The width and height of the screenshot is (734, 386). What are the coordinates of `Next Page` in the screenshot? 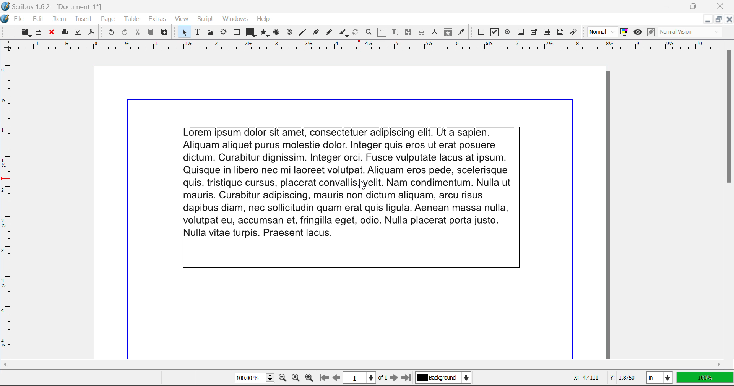 It's located at (394, 378).